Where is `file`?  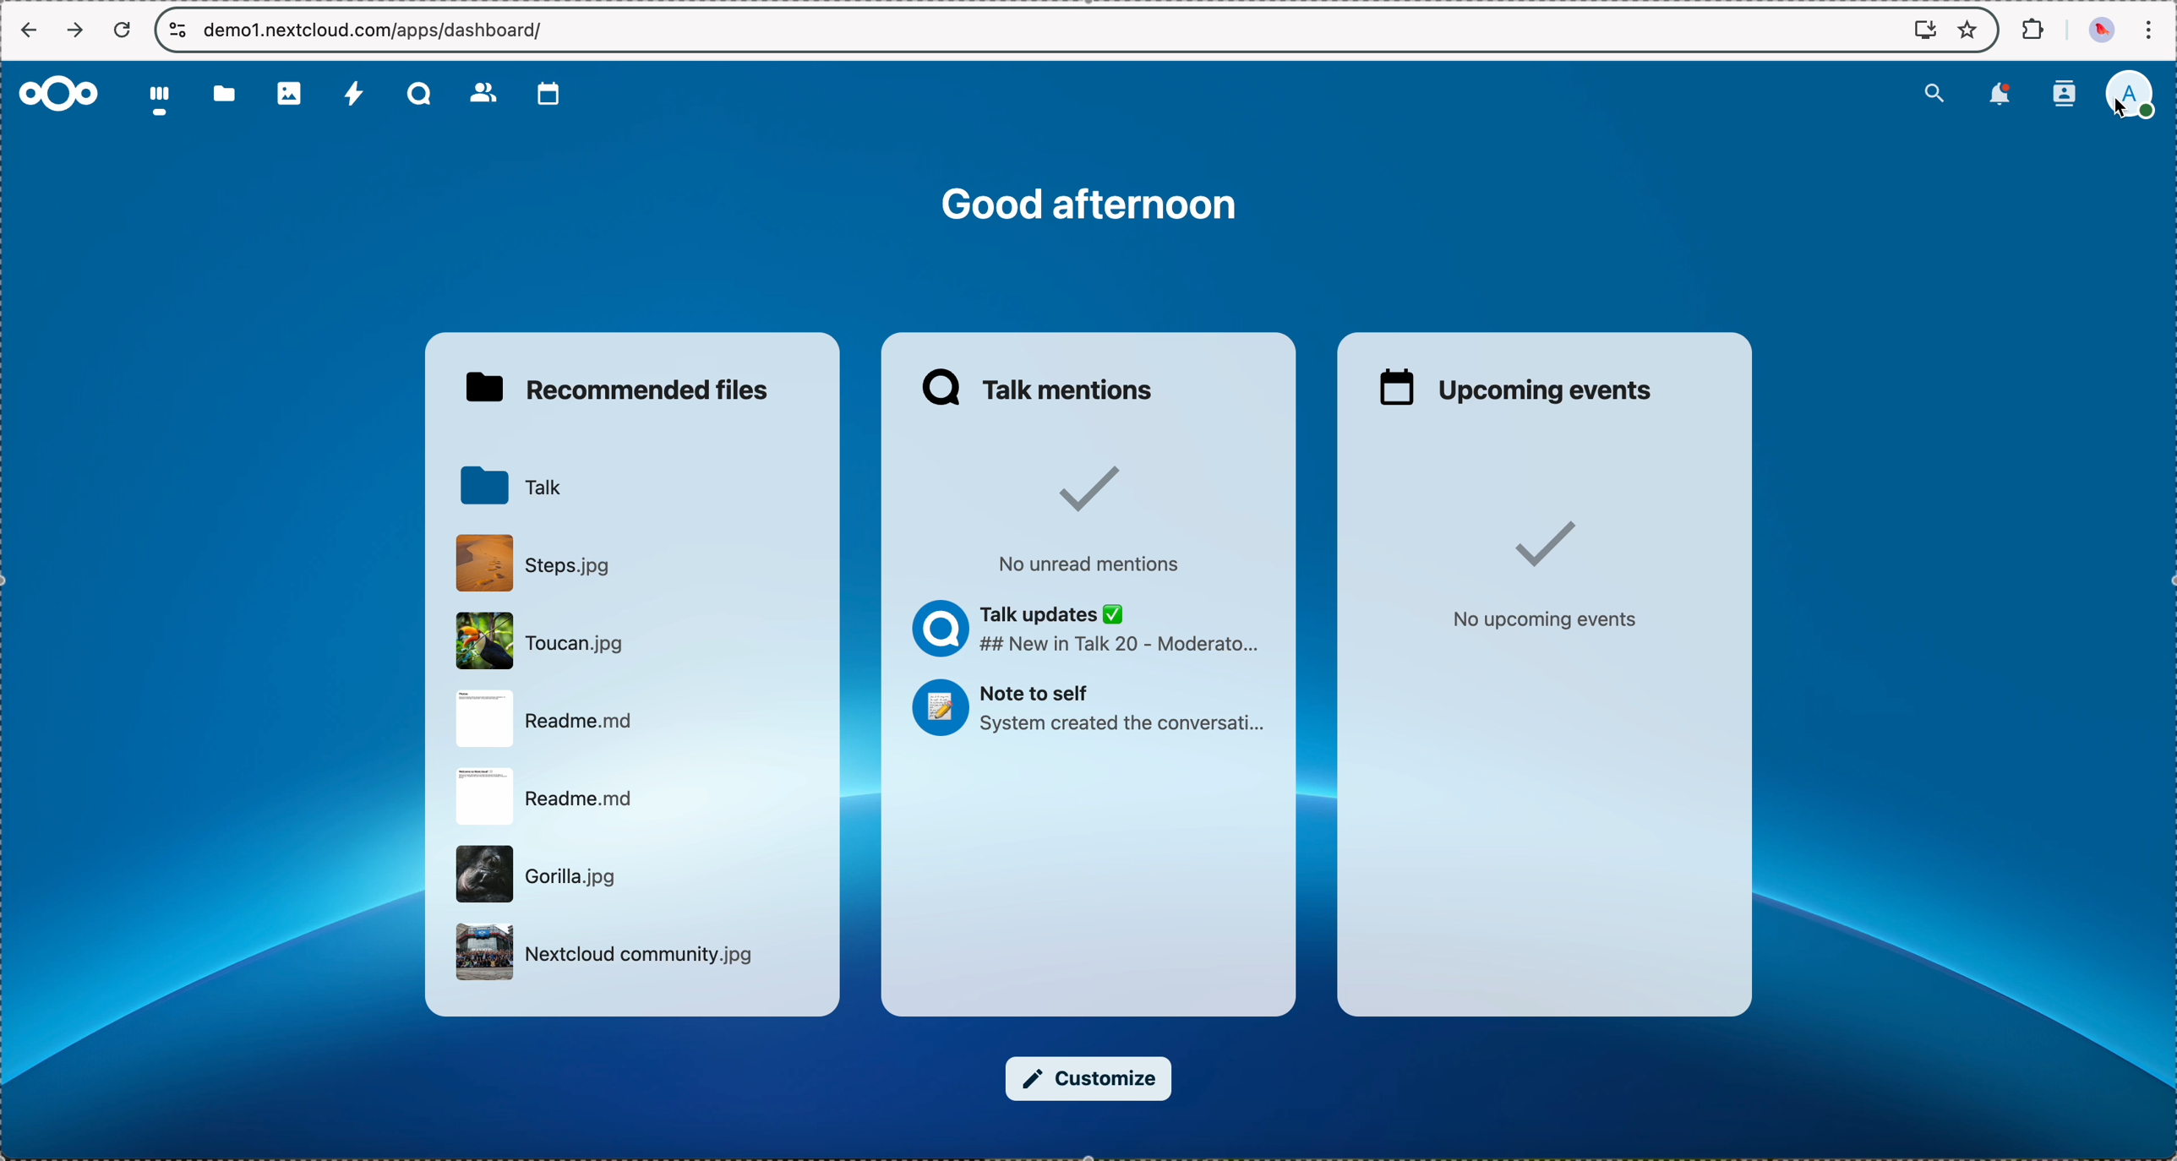
file is located at coordinates (554, 720).